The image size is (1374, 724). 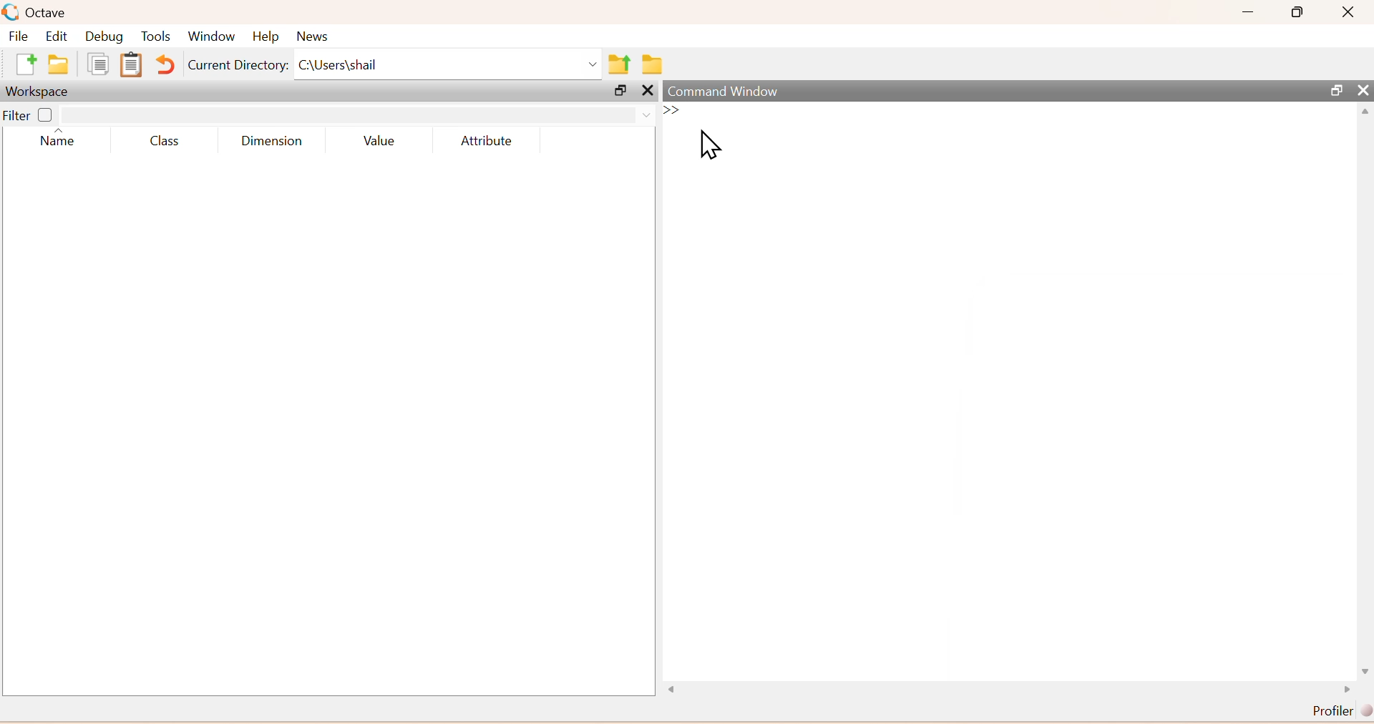 I want to click on Profiler, so click(x=1339, y=711).